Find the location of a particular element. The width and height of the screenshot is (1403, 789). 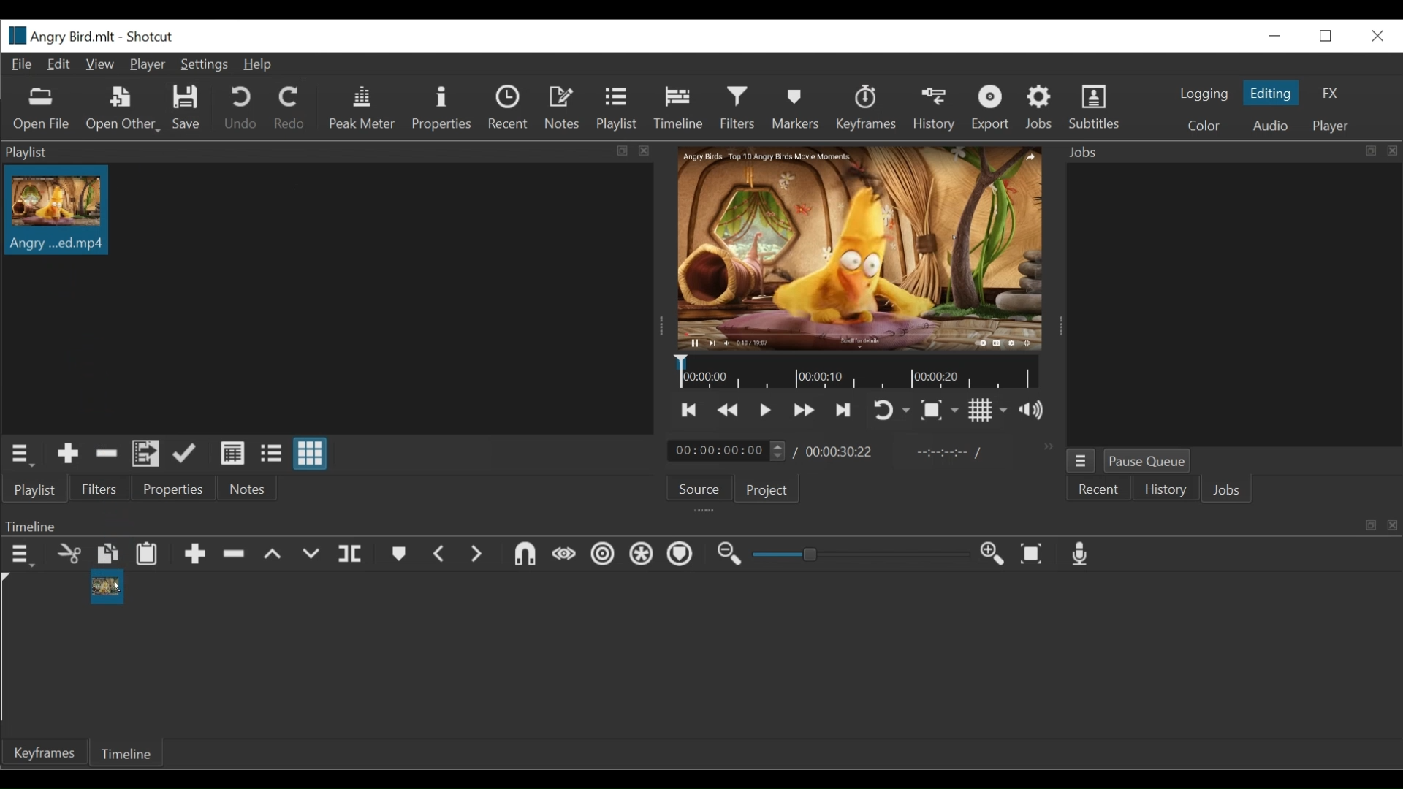

Toggle player looping is located at coordinates (888, 408).